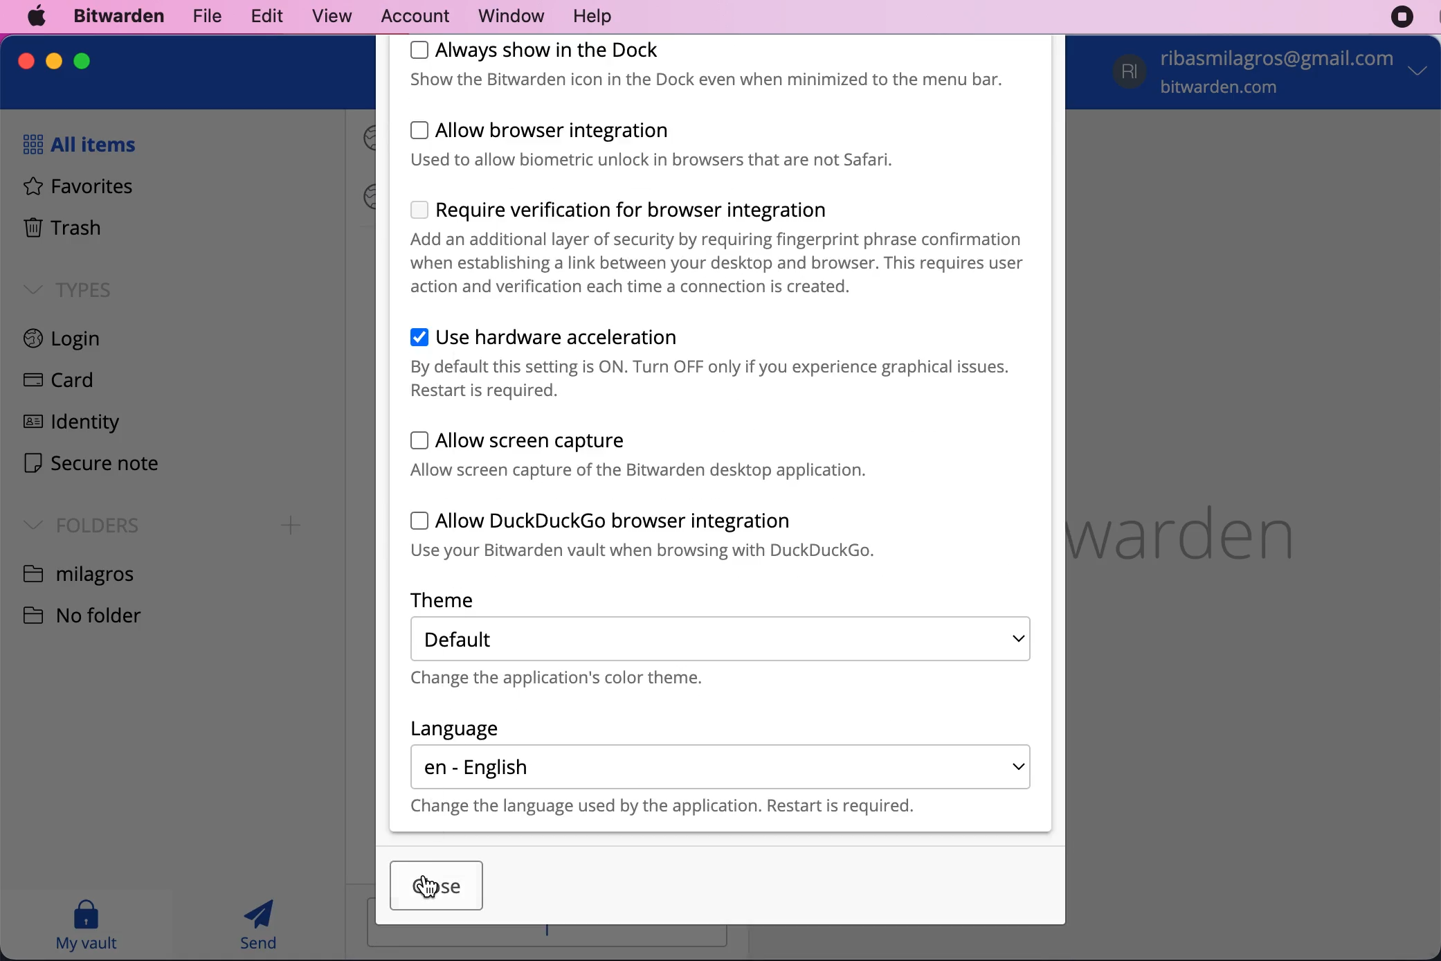 The height and width of the screenshot is (961, 1441). I want to click on trash, so click(61, 230).